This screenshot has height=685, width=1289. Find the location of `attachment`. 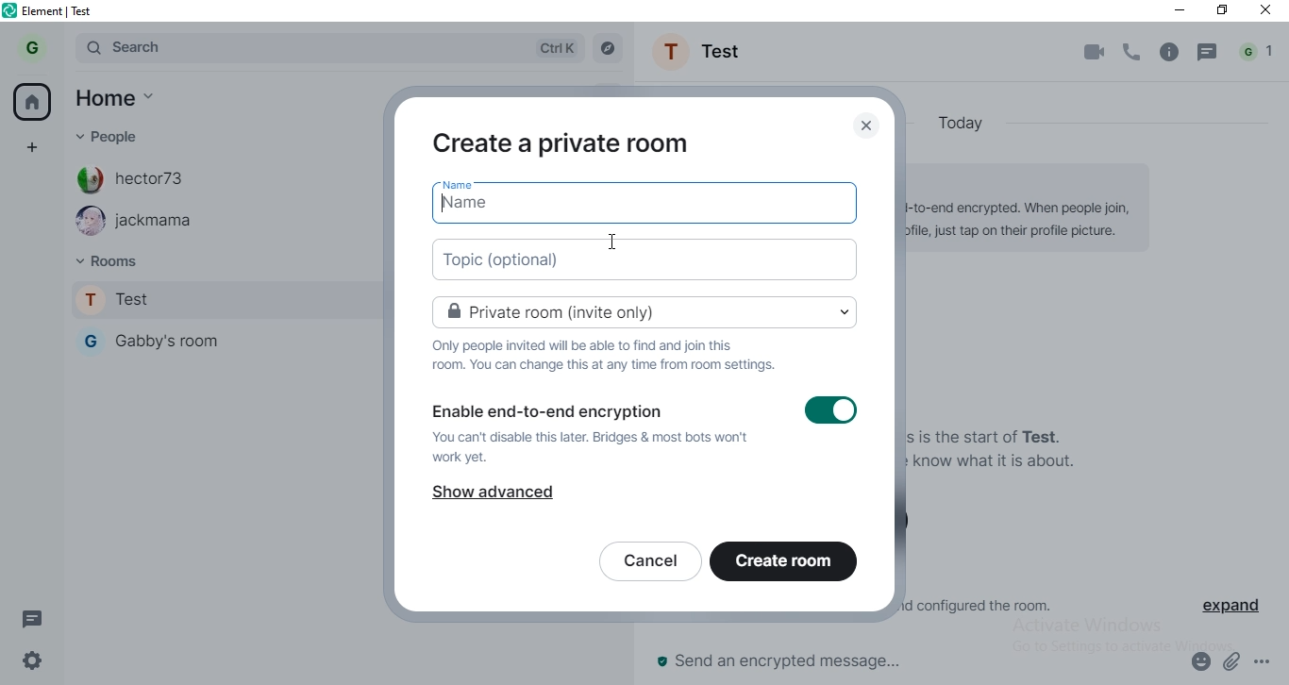

attachment is located at coordinates (1232, 660).